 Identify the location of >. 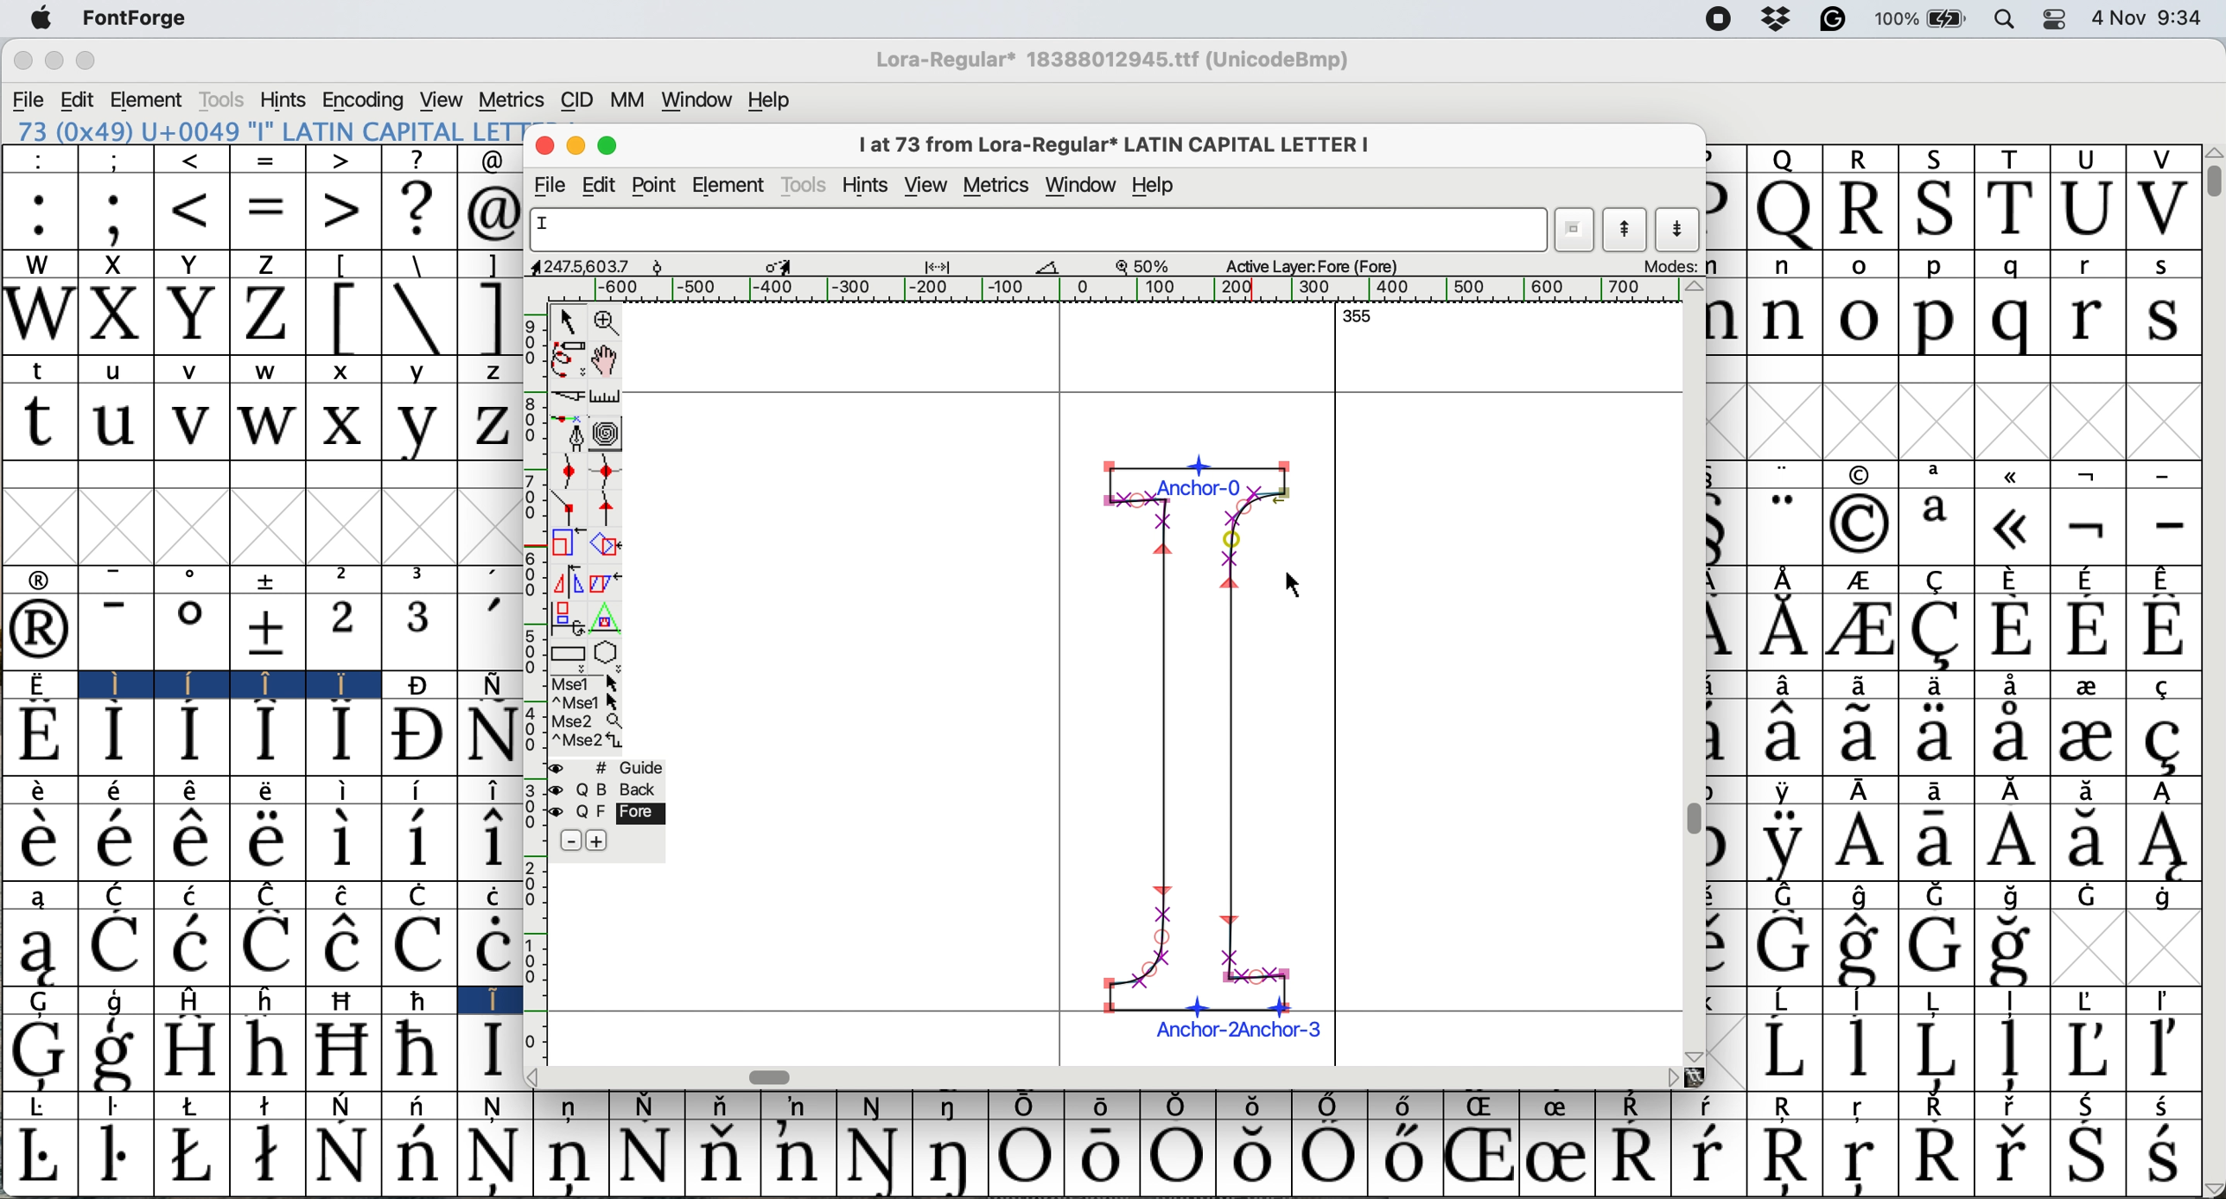
(343, 210).